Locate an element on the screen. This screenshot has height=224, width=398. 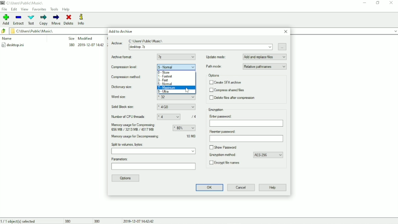
/4 is located at coordinates (194, 116).